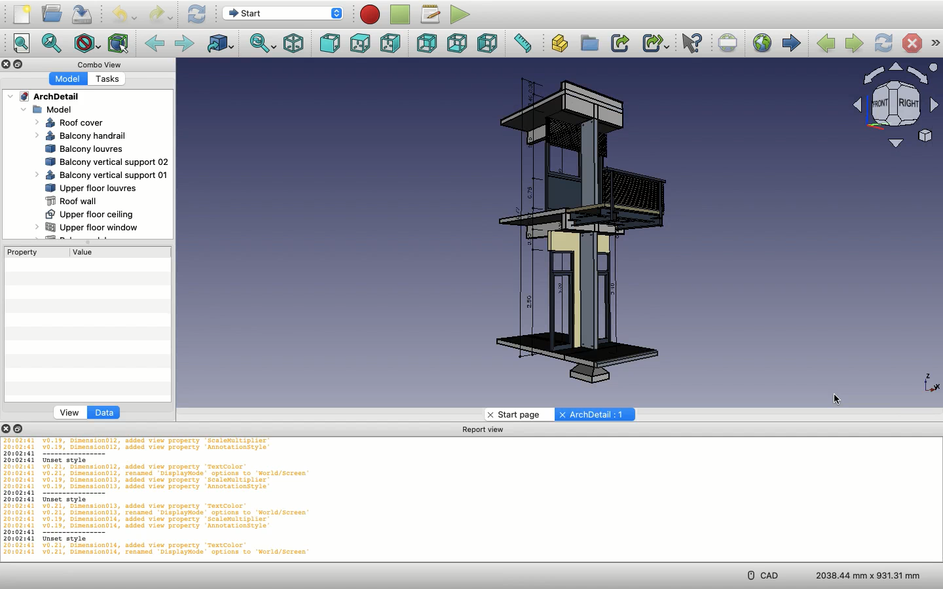 This screenshot has height=589, width=943. I want to click on Left, so click(486, 44).